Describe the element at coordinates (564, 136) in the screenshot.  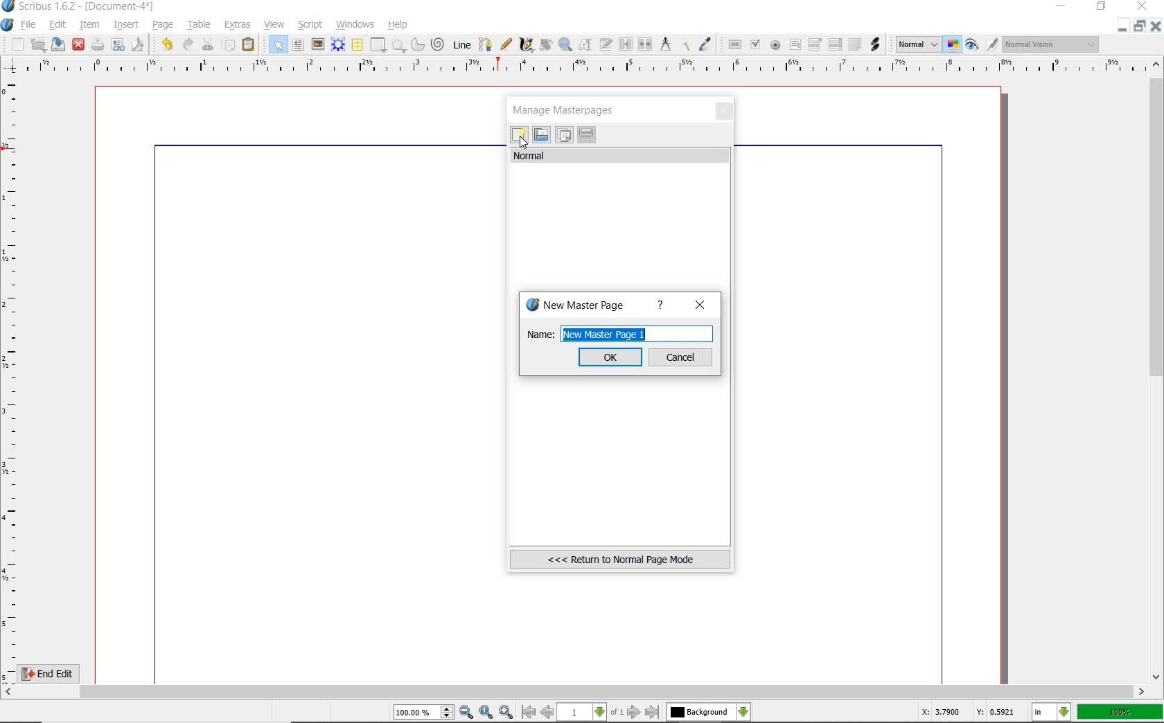
I see `duplicate the selected masterpages` at that location.